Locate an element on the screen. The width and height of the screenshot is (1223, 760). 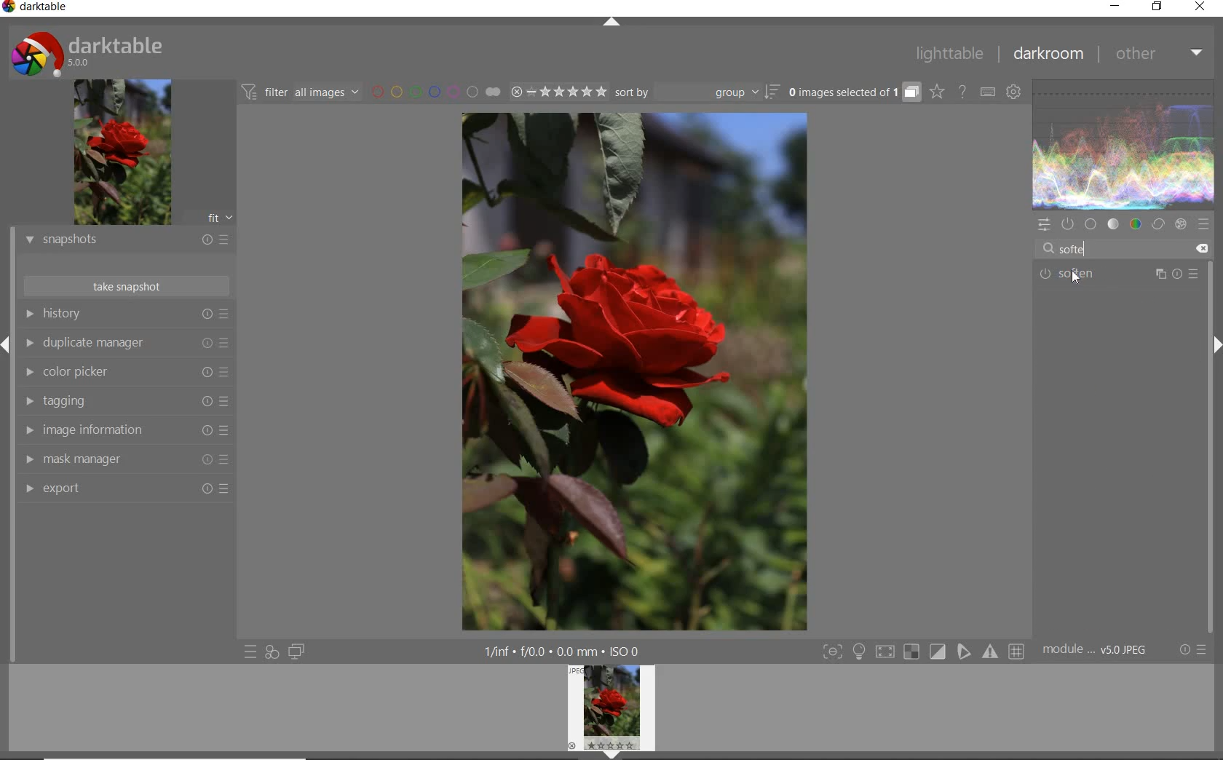
waveform is located at coordinates (1124, 143).